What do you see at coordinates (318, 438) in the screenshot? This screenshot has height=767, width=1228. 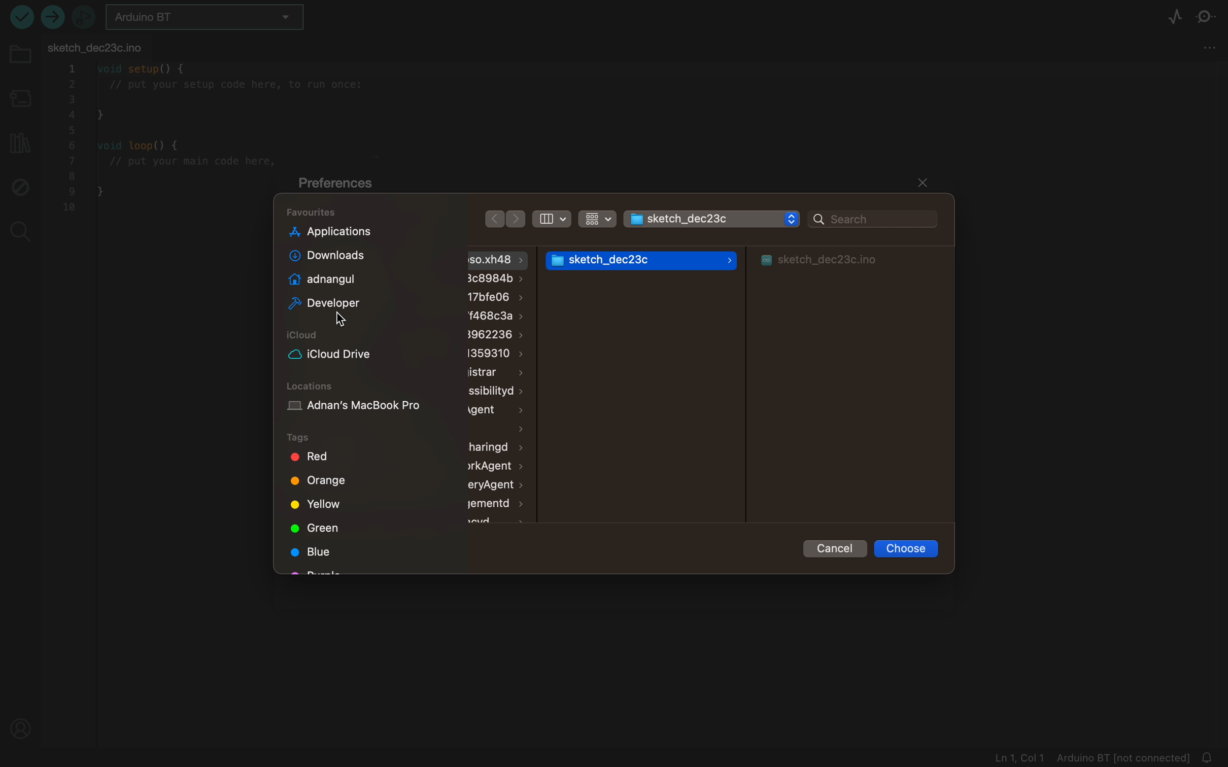 I see `tags` at bounding box center [318, 438].